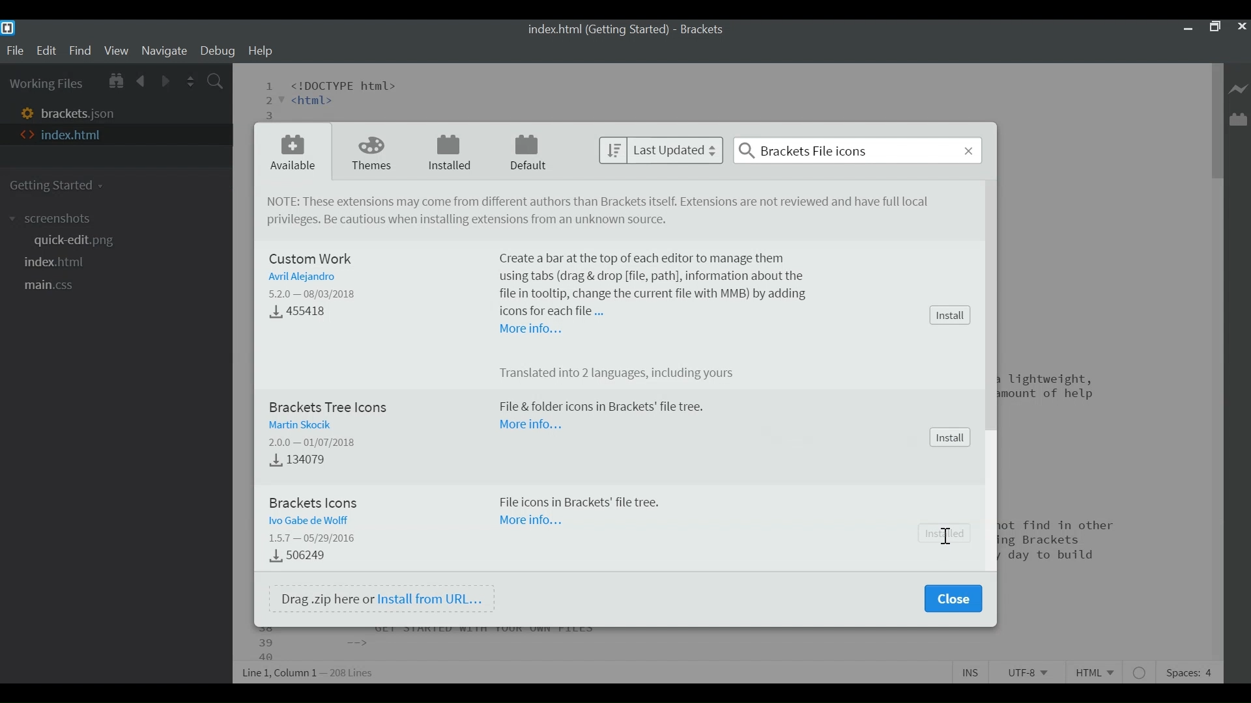  Describe the element at coordinates (466, 221) in the screenshot. I see `Be cautious installing extensions from unknown source` at that location.